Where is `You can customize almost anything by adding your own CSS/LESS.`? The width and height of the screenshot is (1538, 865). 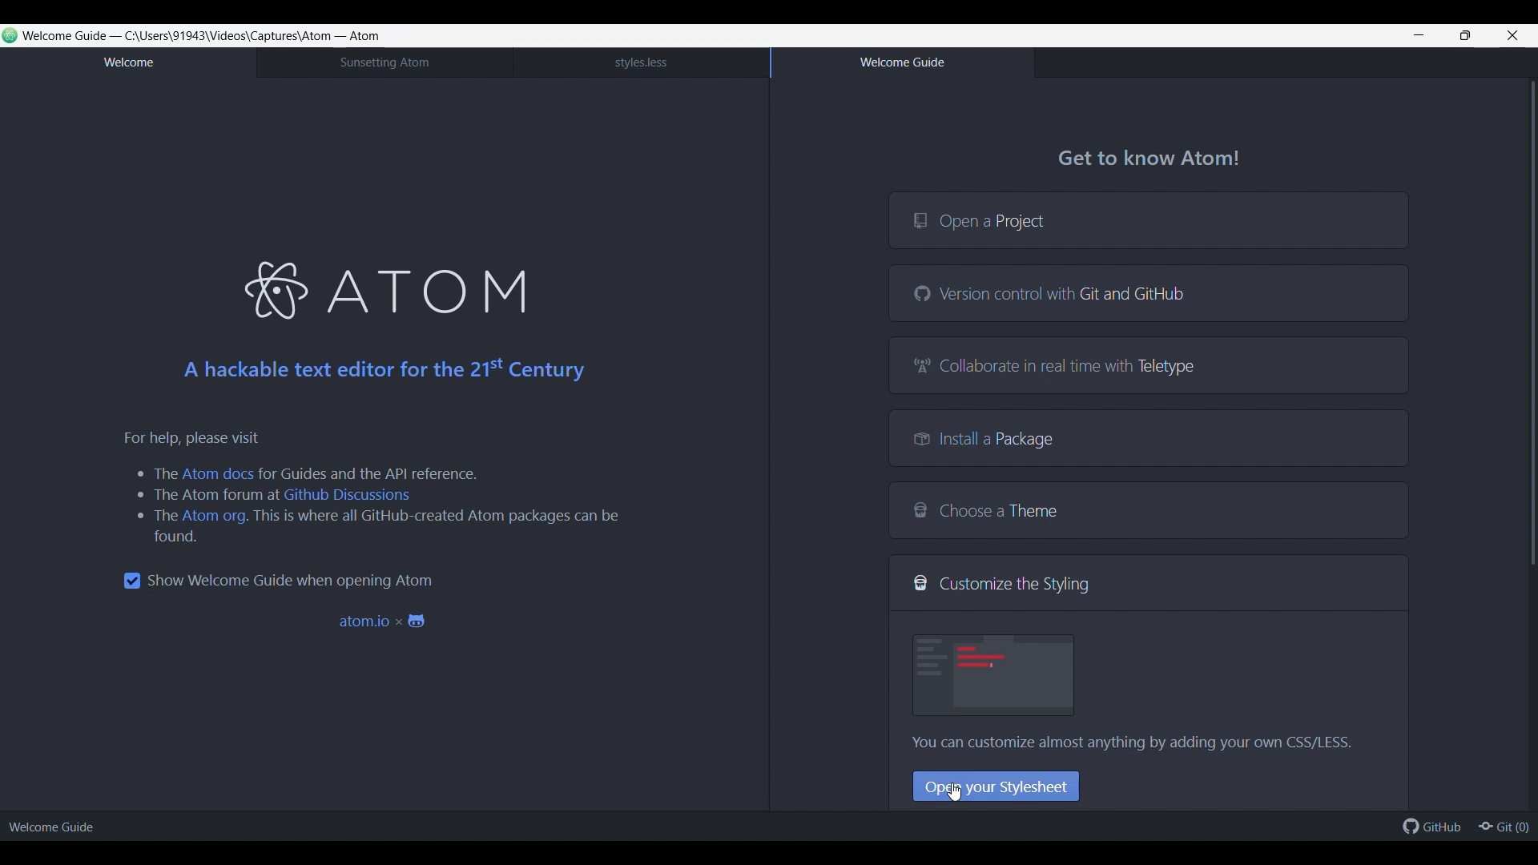 You can customize almost anything by adding your own CSS/LESS. is located at coordinates (1132, 749).